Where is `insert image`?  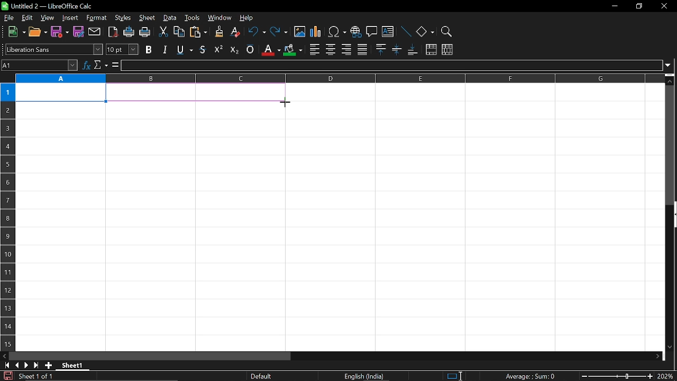
insert image is located at coordinates (299, 32).